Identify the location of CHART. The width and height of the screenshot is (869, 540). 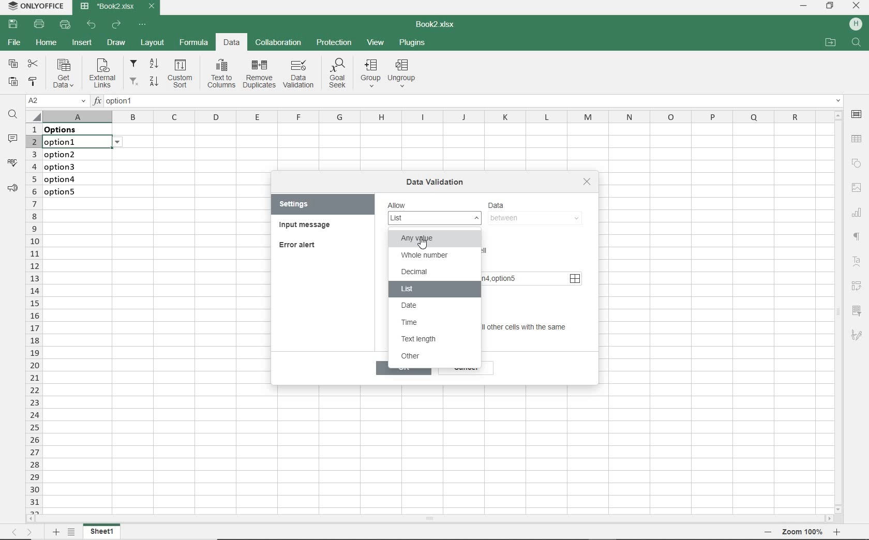
(858, 214).